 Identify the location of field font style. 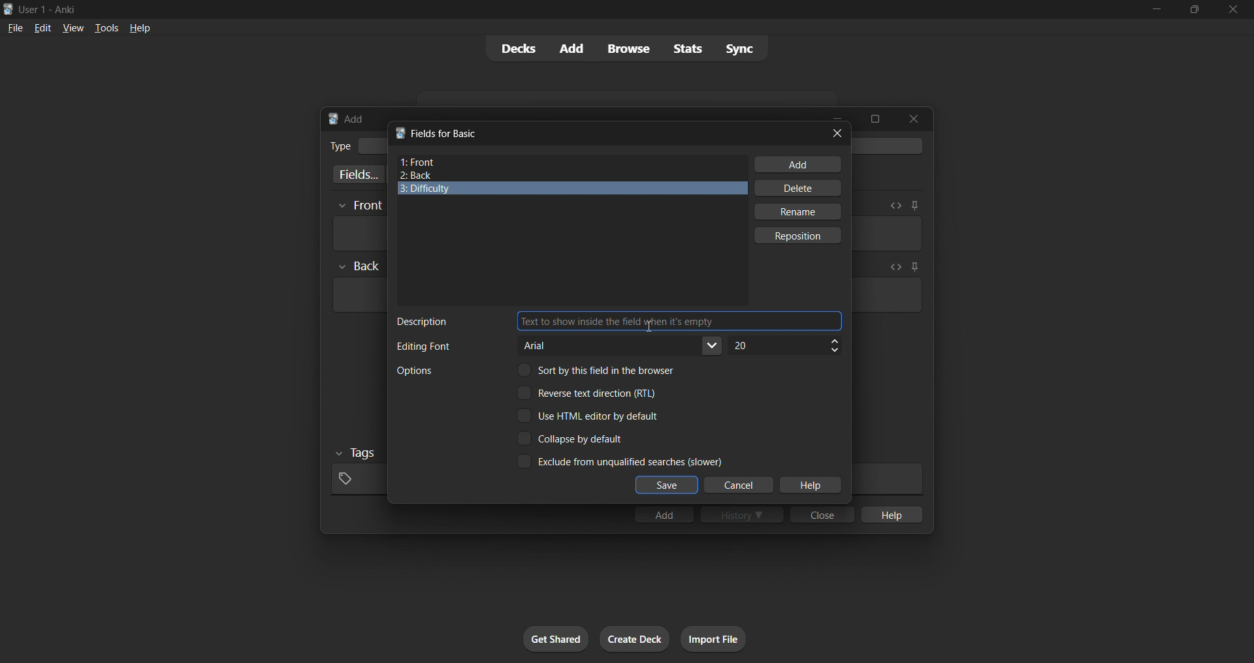
(621, 346).